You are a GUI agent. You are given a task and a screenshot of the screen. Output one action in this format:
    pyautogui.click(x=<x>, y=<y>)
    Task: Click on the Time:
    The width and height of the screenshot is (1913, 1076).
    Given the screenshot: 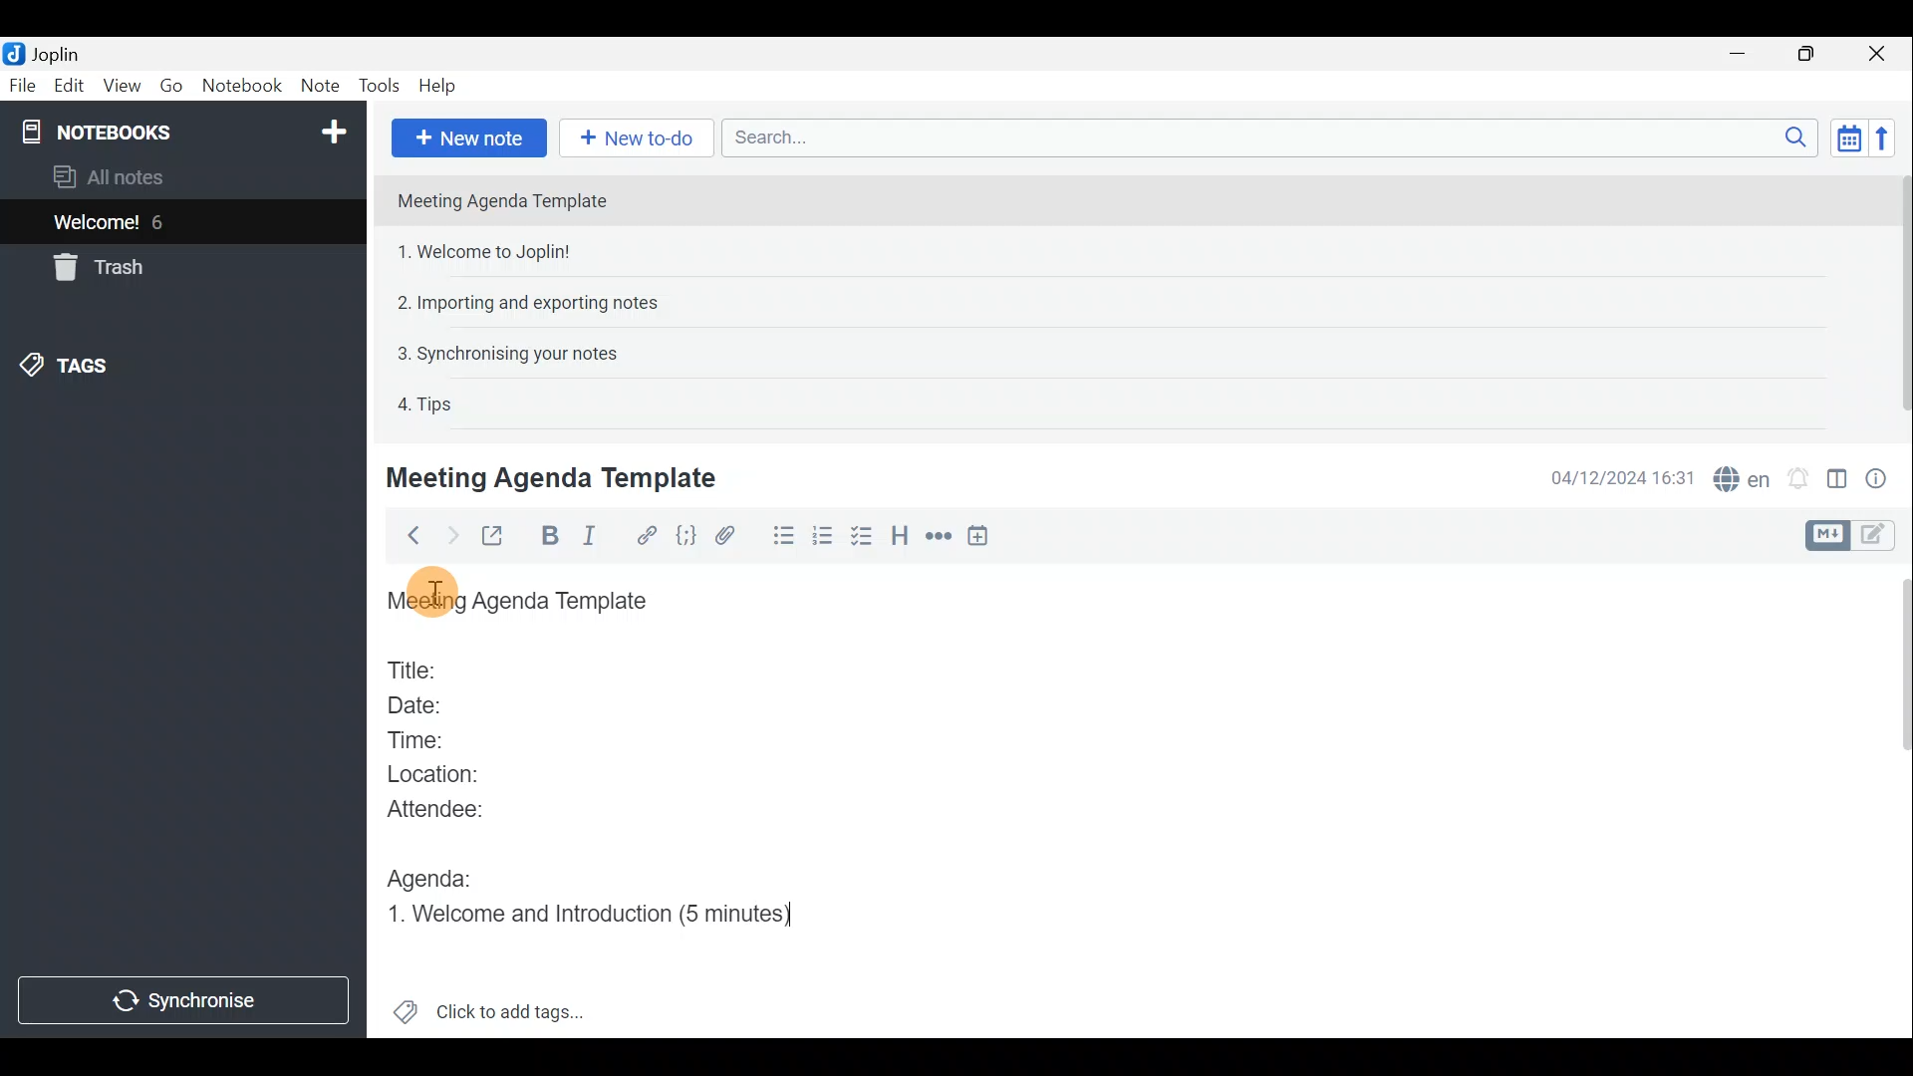 What is the action you would take?
    pyautogui.click(x=416, y=736)
    